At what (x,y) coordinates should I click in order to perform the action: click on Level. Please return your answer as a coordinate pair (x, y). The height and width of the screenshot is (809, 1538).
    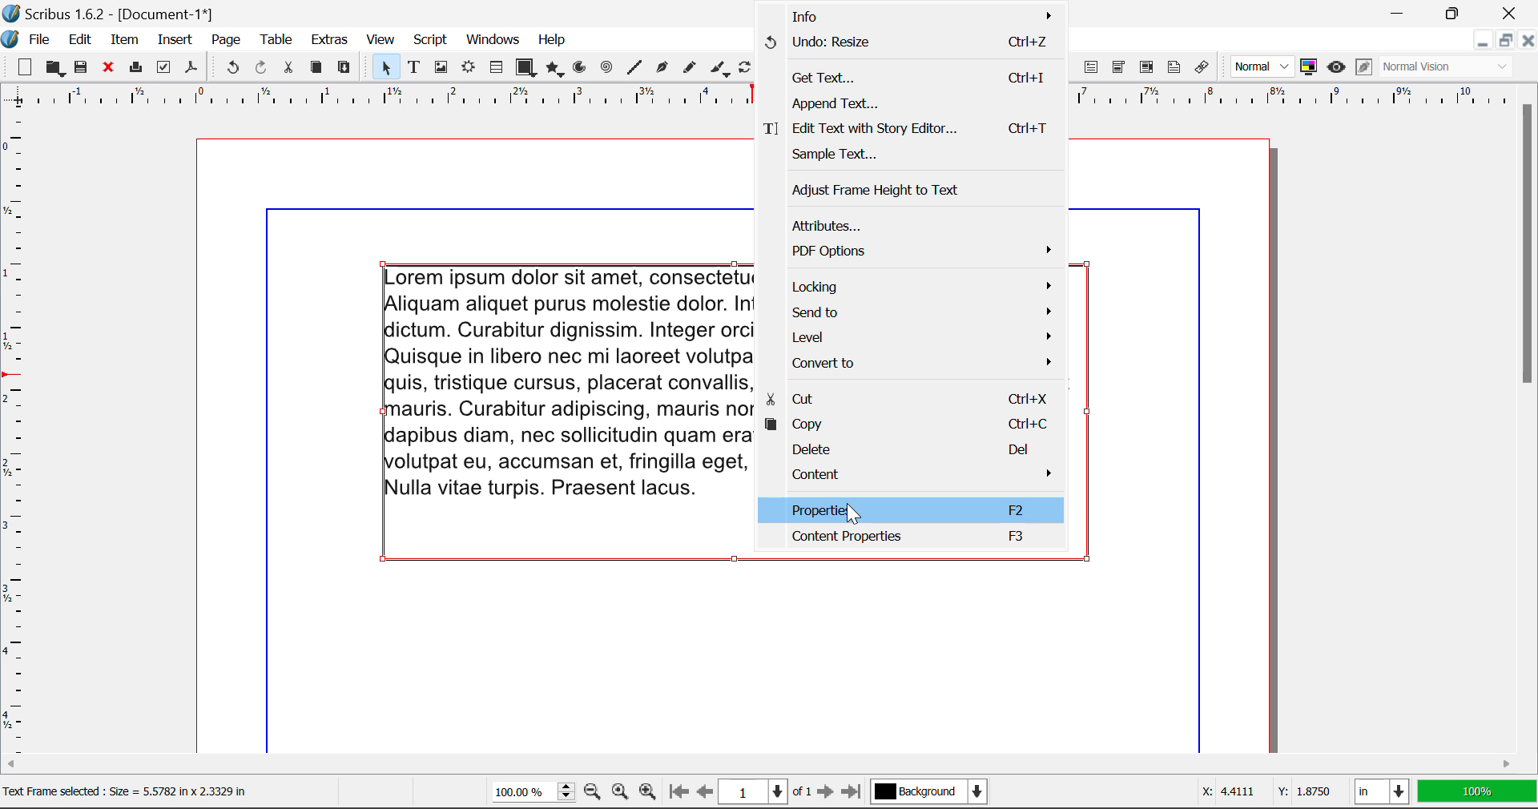
    Looking at the image, I should click on (912, 338).